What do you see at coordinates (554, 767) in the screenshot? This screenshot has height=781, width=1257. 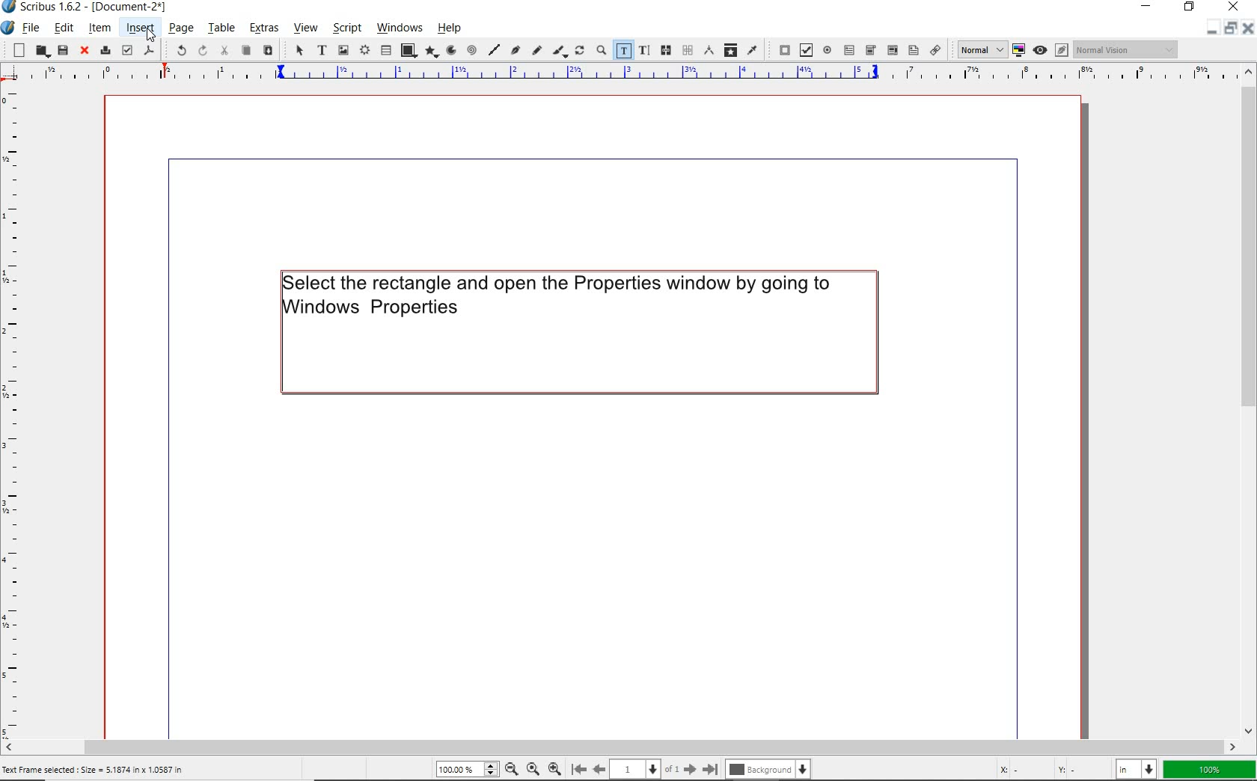 I see `zoom in` at bounding box center [554, 767].